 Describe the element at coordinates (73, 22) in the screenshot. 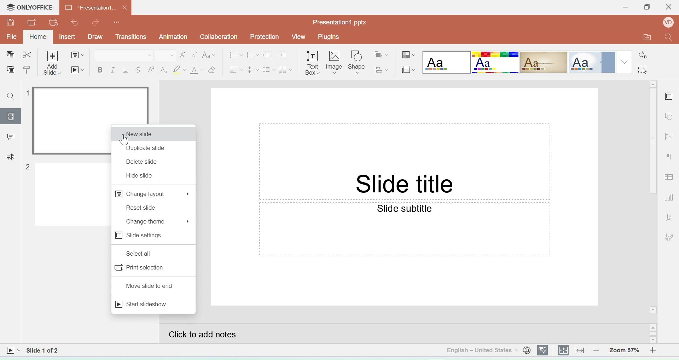

I see `Undo` at that location.